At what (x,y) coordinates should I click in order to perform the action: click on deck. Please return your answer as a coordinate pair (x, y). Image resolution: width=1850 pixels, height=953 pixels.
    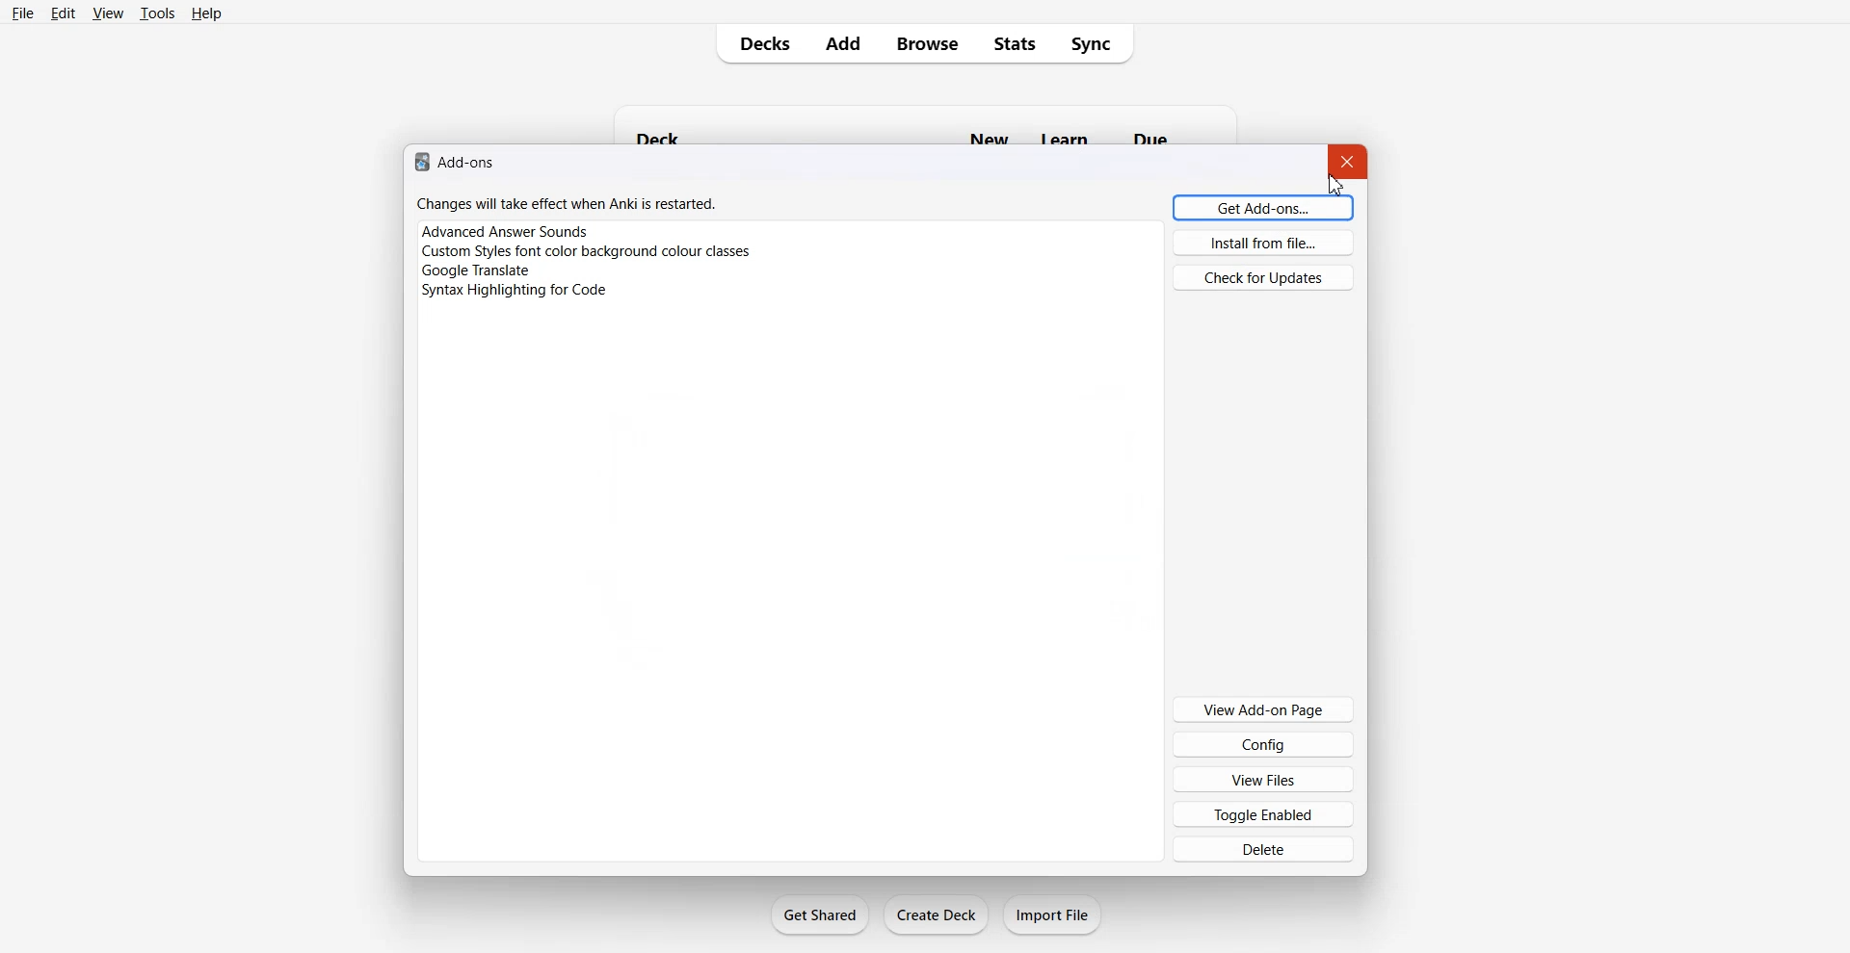
    Looking at the image, I should click on (664, 135).